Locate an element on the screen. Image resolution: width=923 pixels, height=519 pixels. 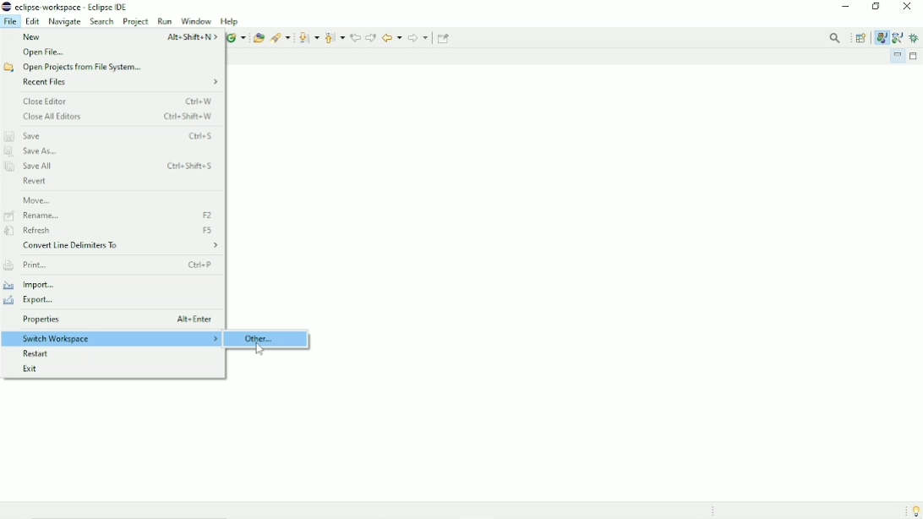
File is located at coordinates (10, 21).